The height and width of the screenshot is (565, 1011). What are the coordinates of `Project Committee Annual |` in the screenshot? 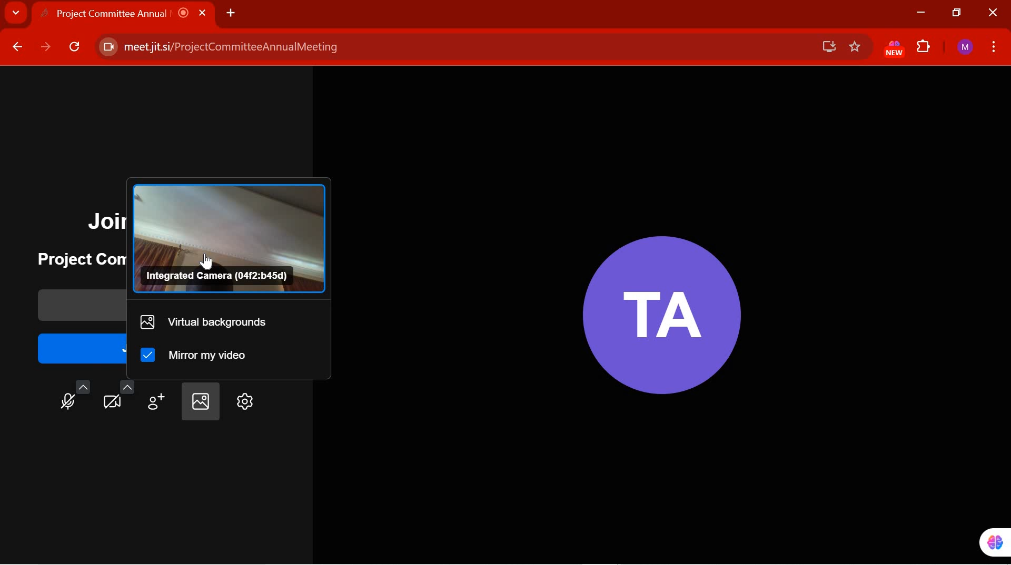 It's located at (133, 13).